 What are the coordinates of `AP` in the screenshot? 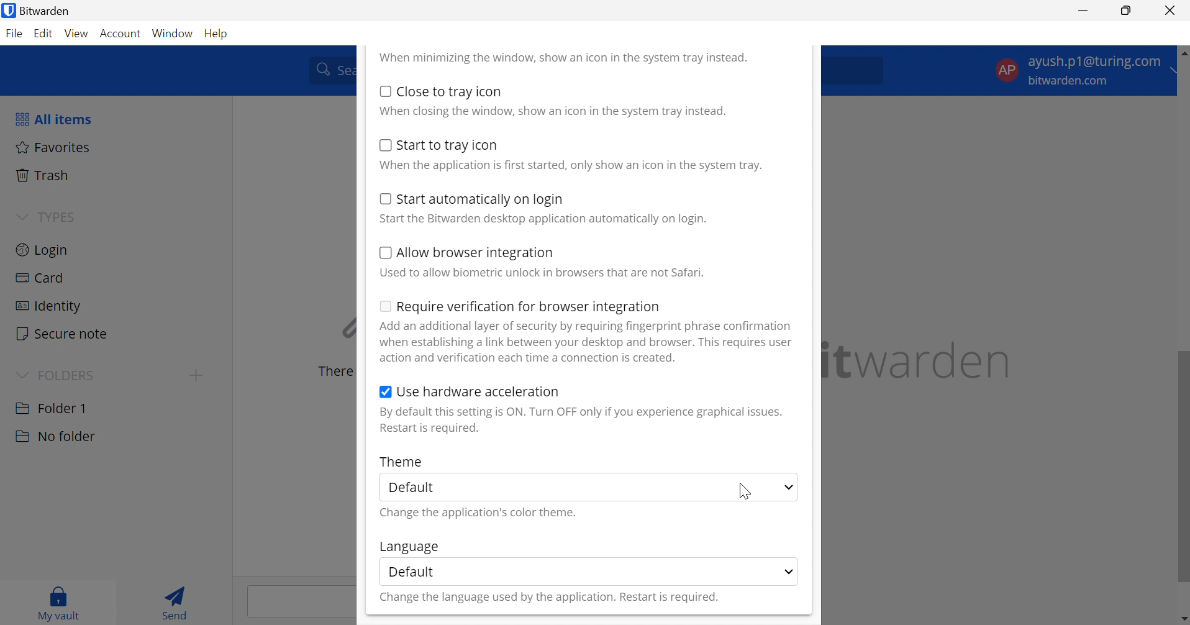 It's located at (1006, 69).